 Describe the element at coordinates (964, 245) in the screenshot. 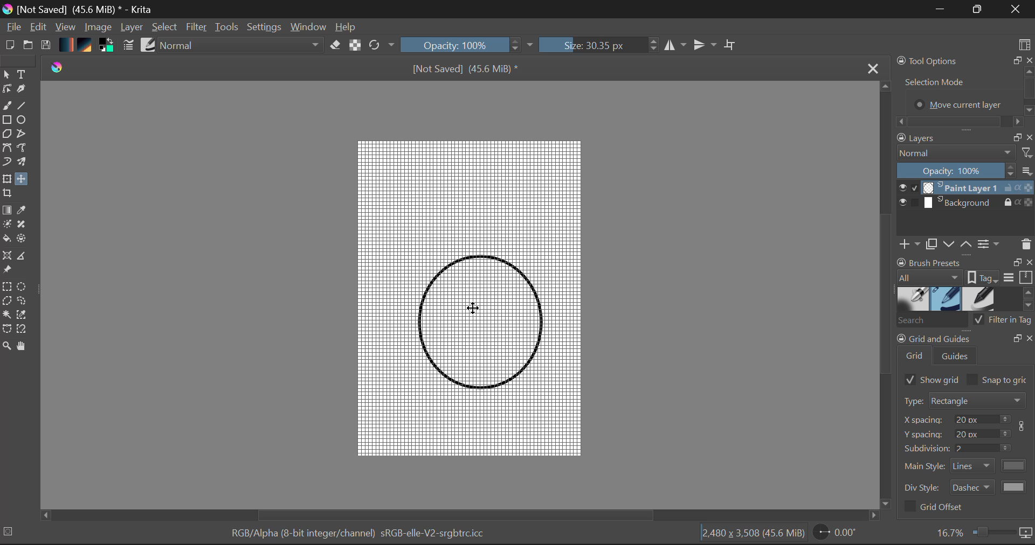

I see `Layers Quickbuttons` at that location.